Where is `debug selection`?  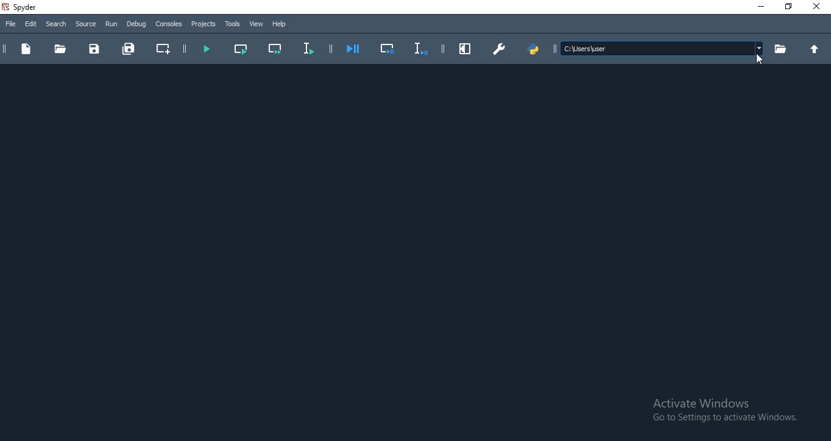
debug selection is located at coordinates (419, 49).